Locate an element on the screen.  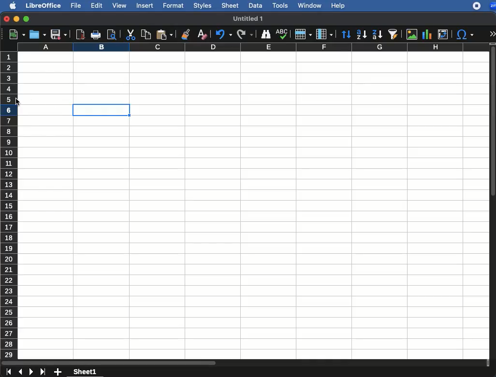
pdf reader is located at coordinates (80, 34).